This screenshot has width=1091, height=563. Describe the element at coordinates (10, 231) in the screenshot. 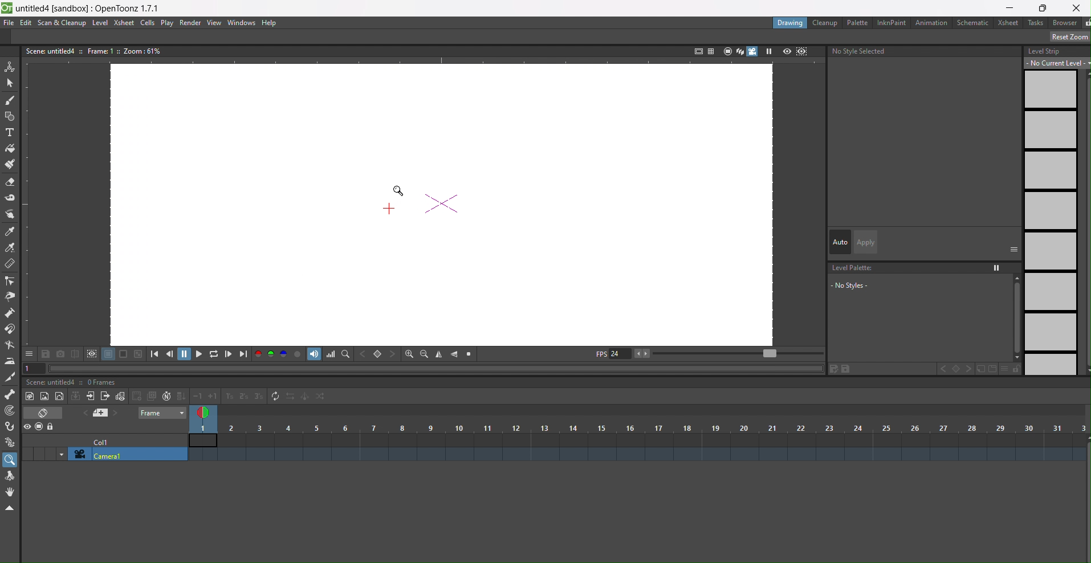

I see `` at that location.